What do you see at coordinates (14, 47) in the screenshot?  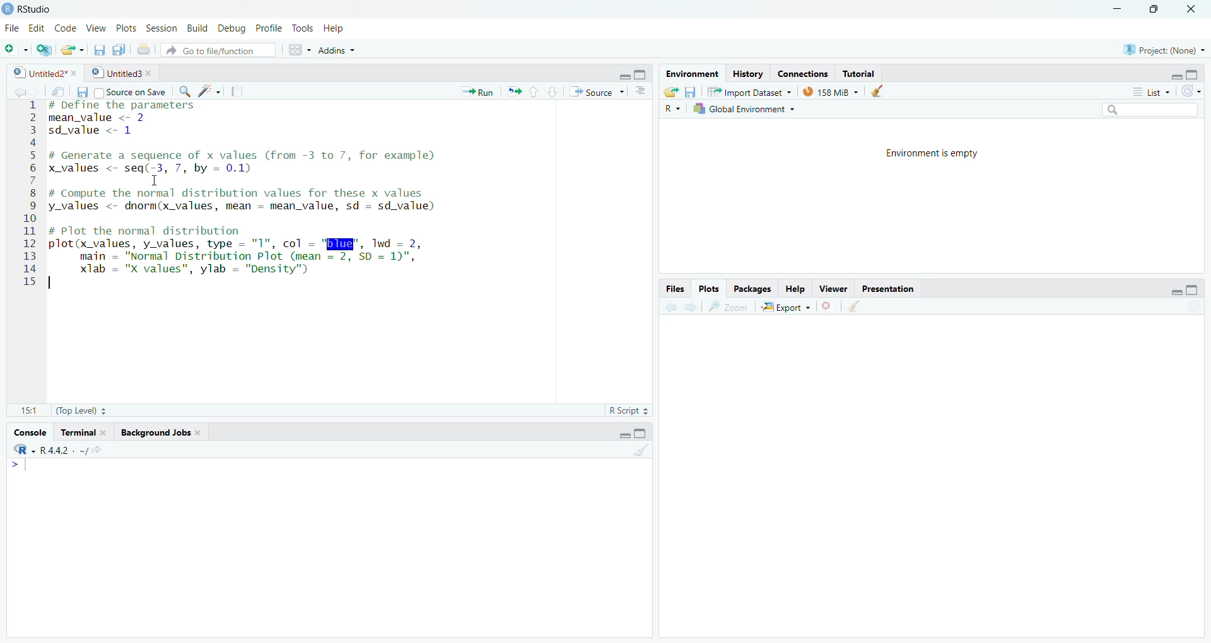 I see `New file` at bounding box center [14, 47].